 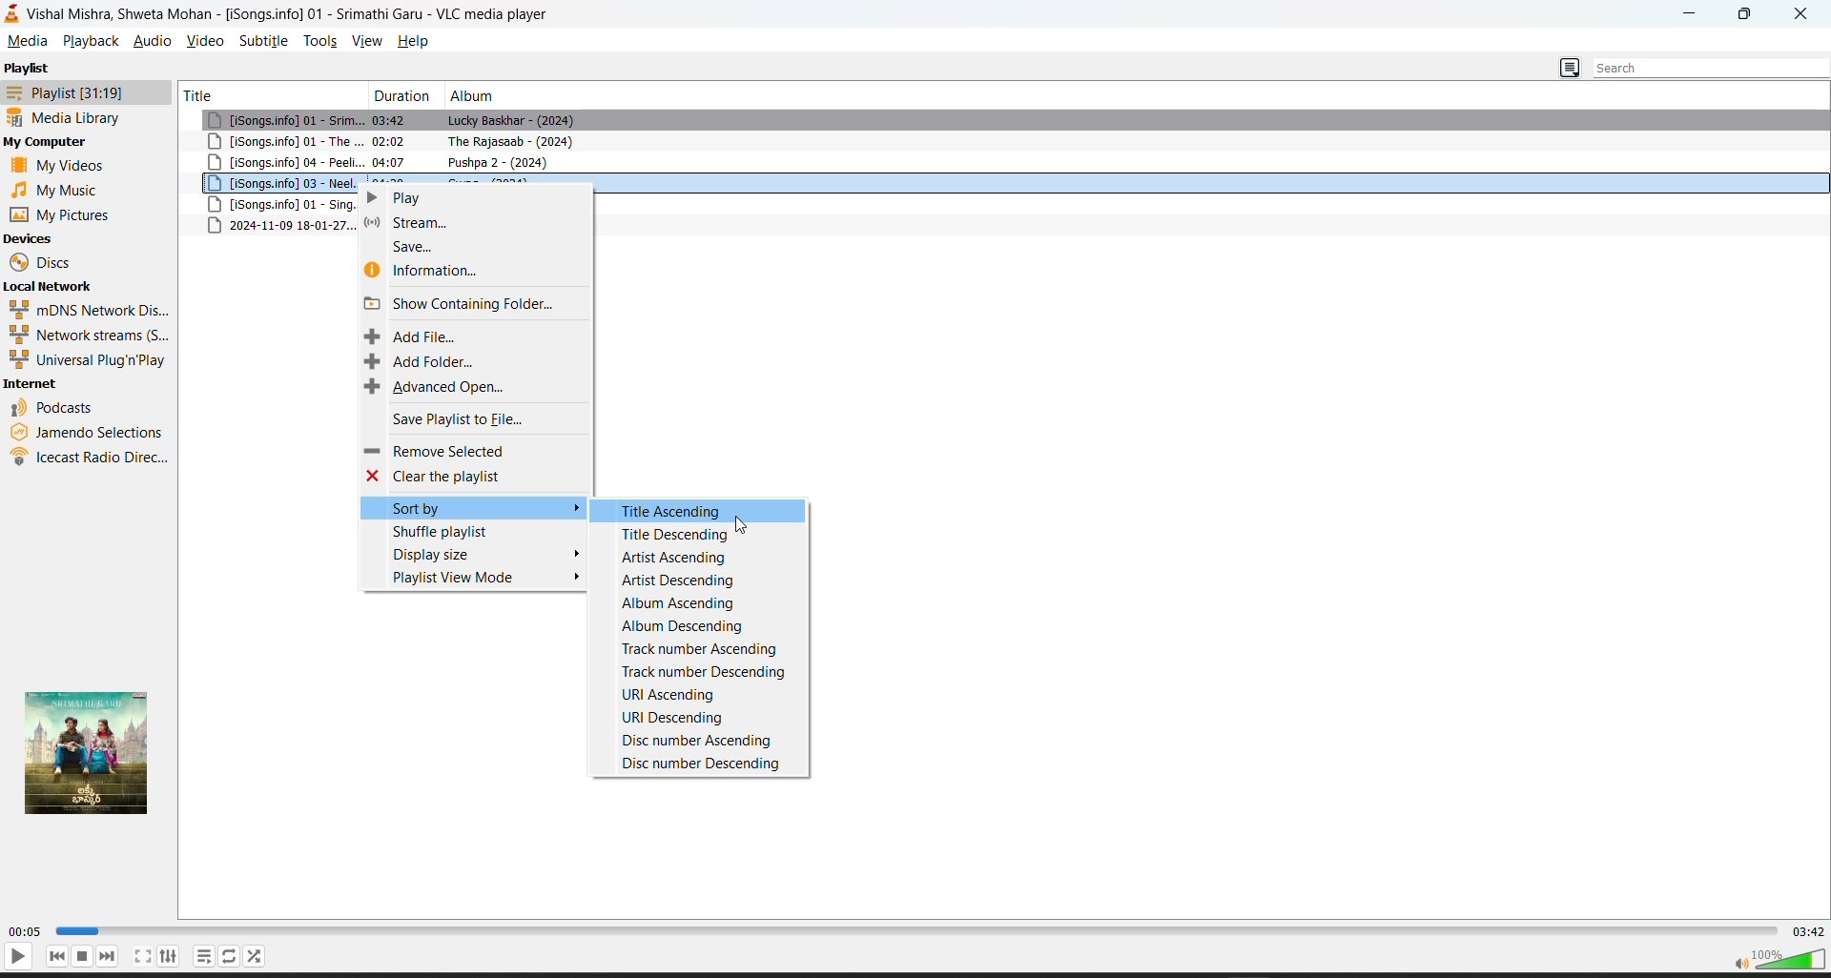 What do you see at coordinates (271, 205) in the screenshot?
I see `song` at bounding box center [271, 205].